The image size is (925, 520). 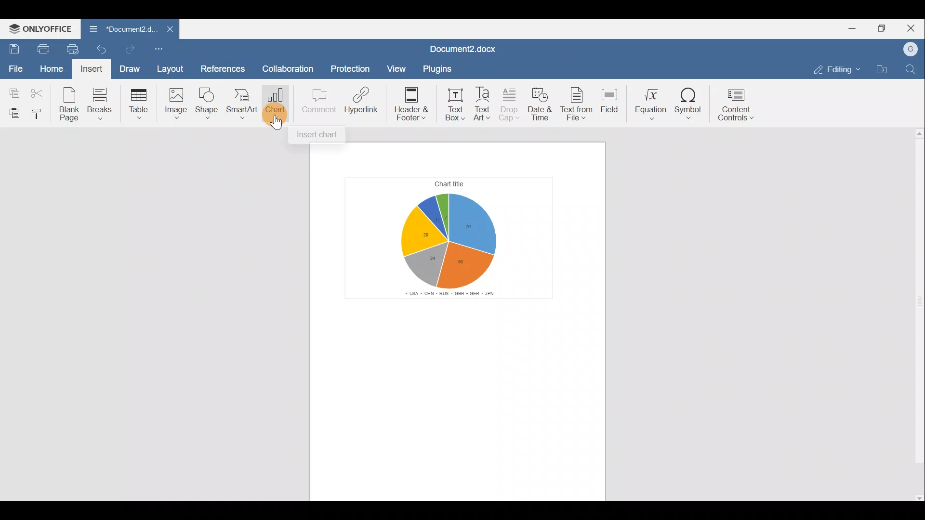 What do you see at coordinates (649, 104) in the screenshot?
I see `Equation` at bounding box center [649, 104].